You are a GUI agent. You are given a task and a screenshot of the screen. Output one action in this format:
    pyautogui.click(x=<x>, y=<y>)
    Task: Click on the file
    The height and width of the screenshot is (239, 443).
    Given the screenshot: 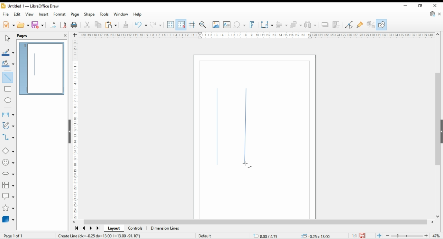 What is the action you would take?
    pyautogui.click(x=6, y=14)
    